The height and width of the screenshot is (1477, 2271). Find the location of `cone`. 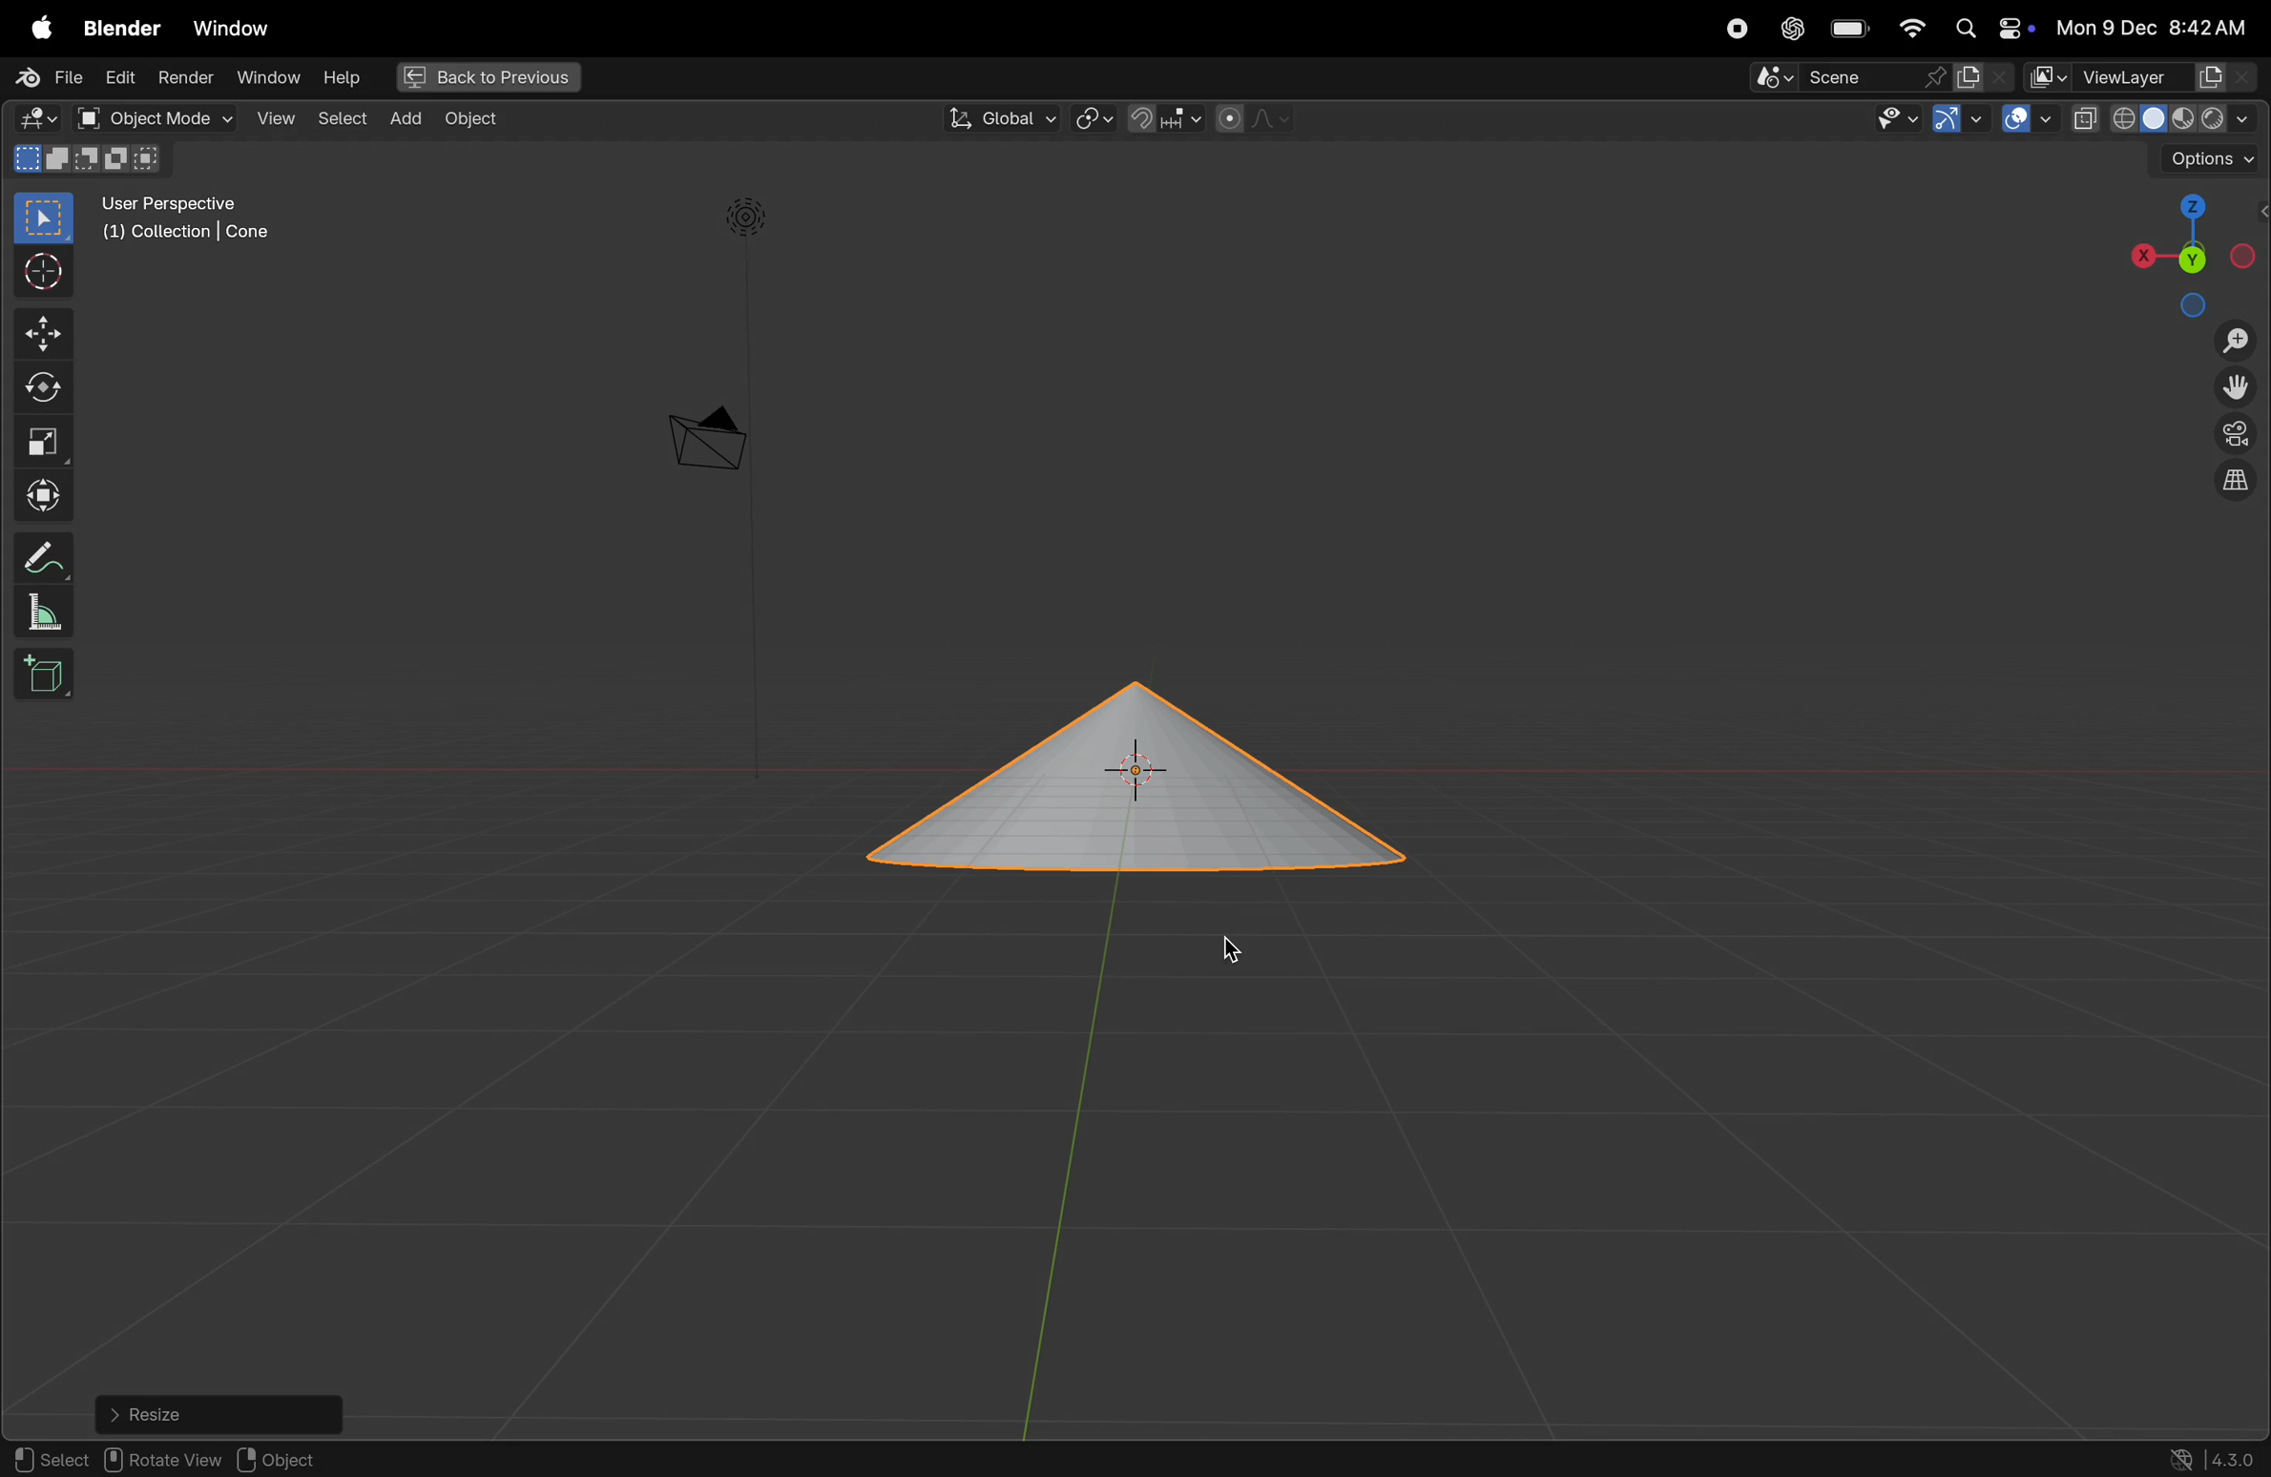

cone is located at coordinates (1122, 780).